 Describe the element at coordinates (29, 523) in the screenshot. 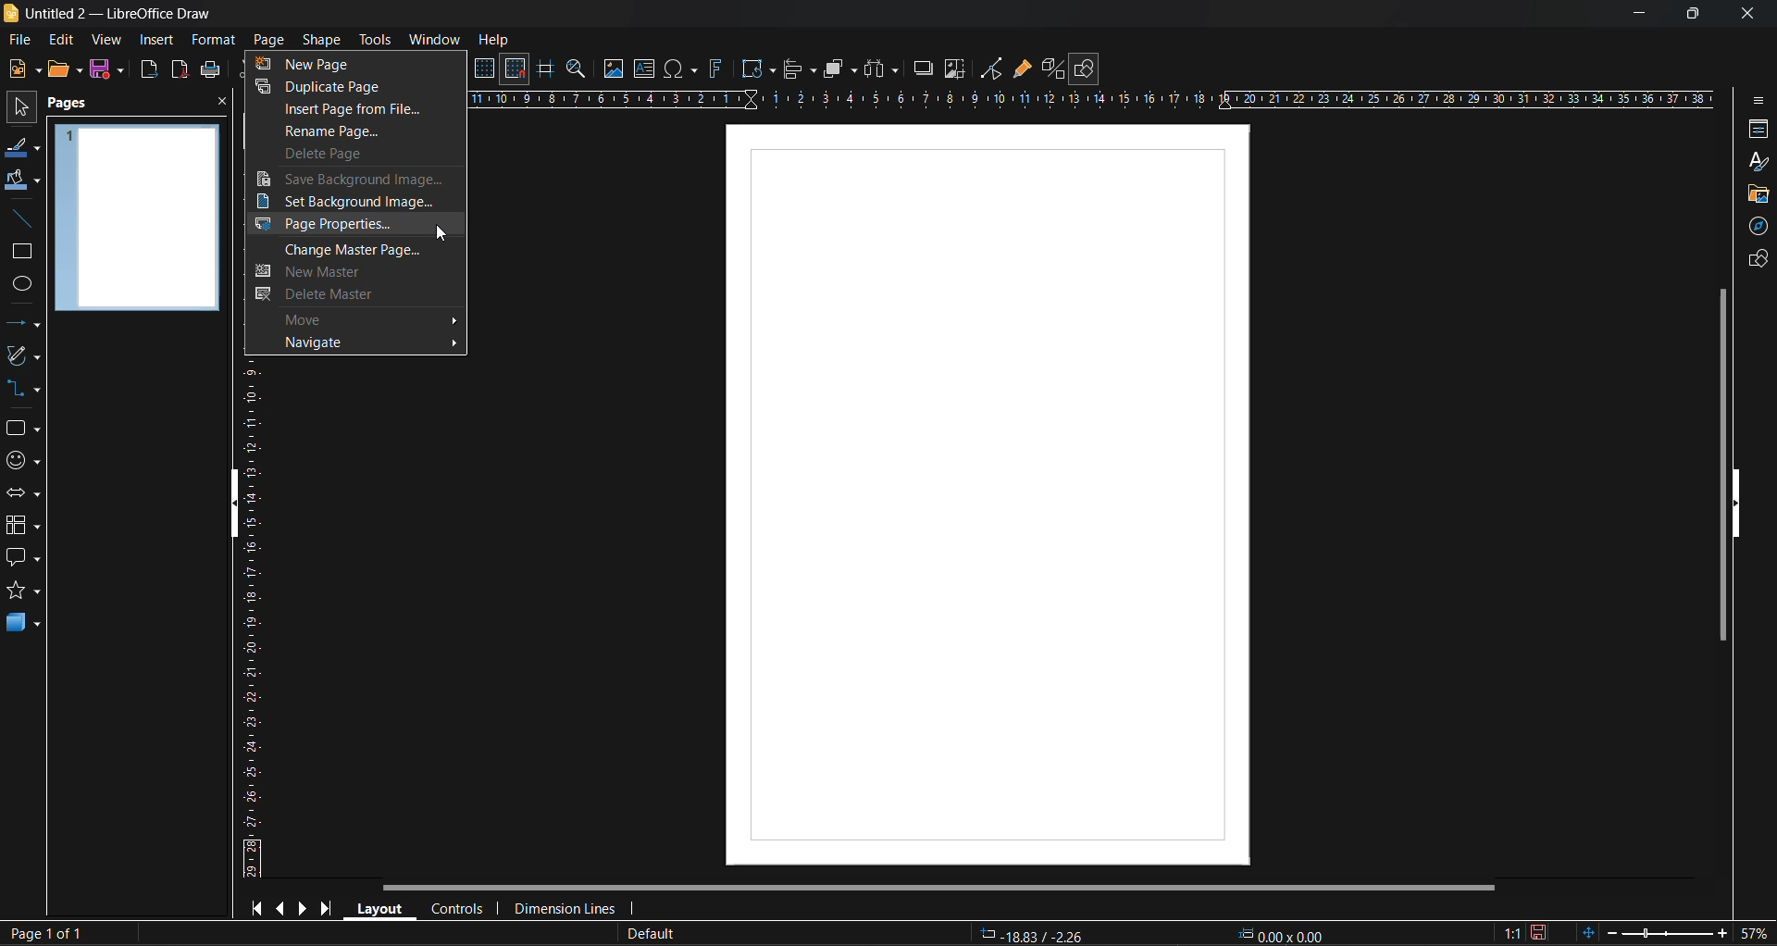

I see `flowcharts` at that location.